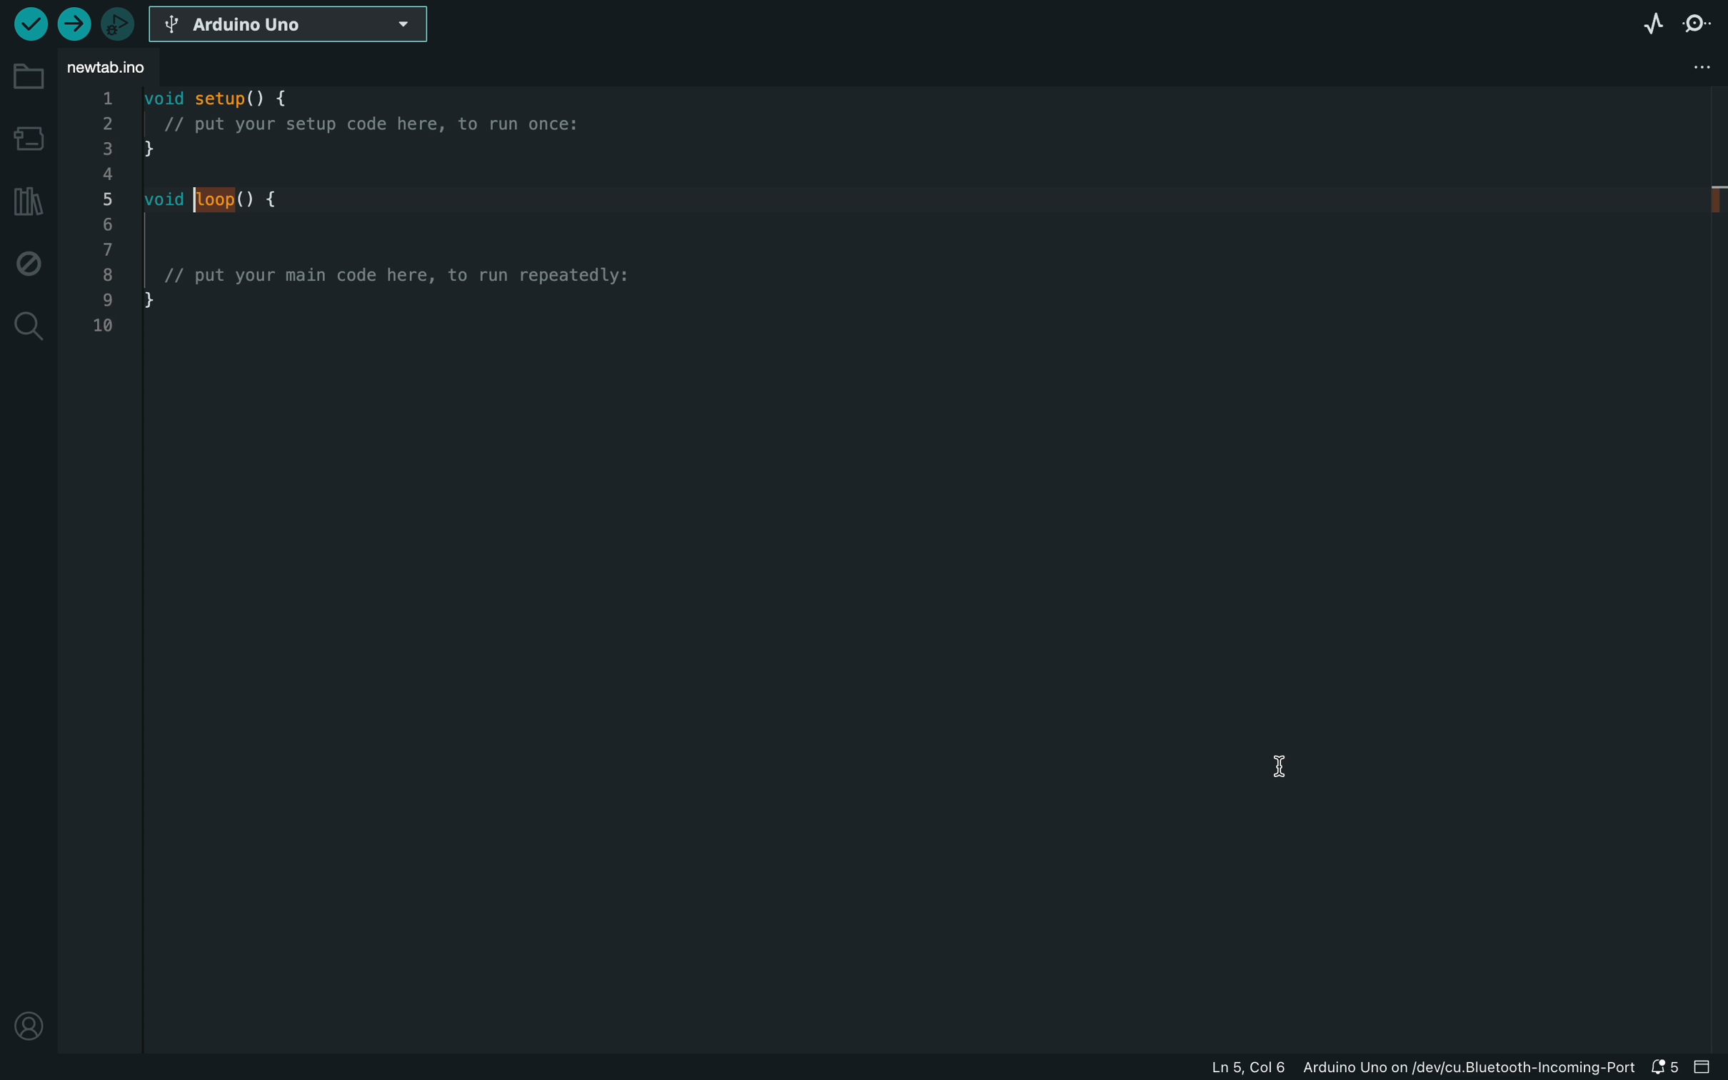 The image size is (1728, 1080). I want to click on notification, so click(1668, 1068).